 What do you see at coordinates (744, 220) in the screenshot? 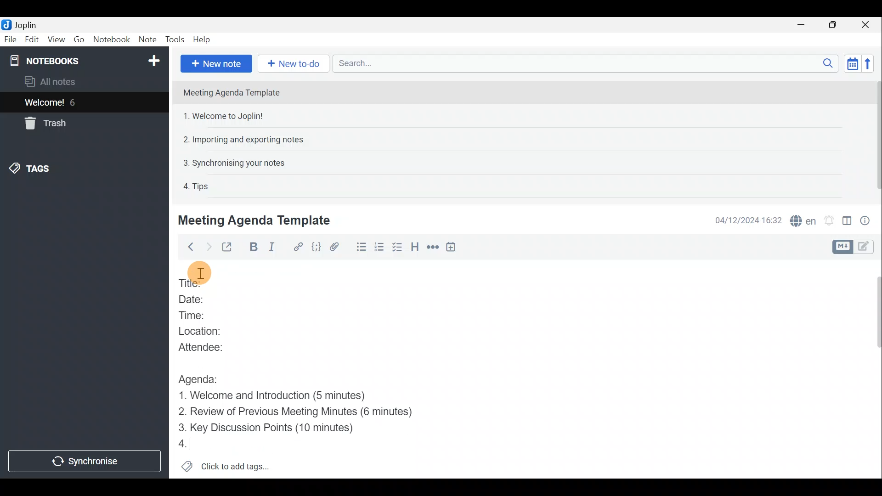
I see `04/12/2024 16:32` at bounding box center [744, 220].